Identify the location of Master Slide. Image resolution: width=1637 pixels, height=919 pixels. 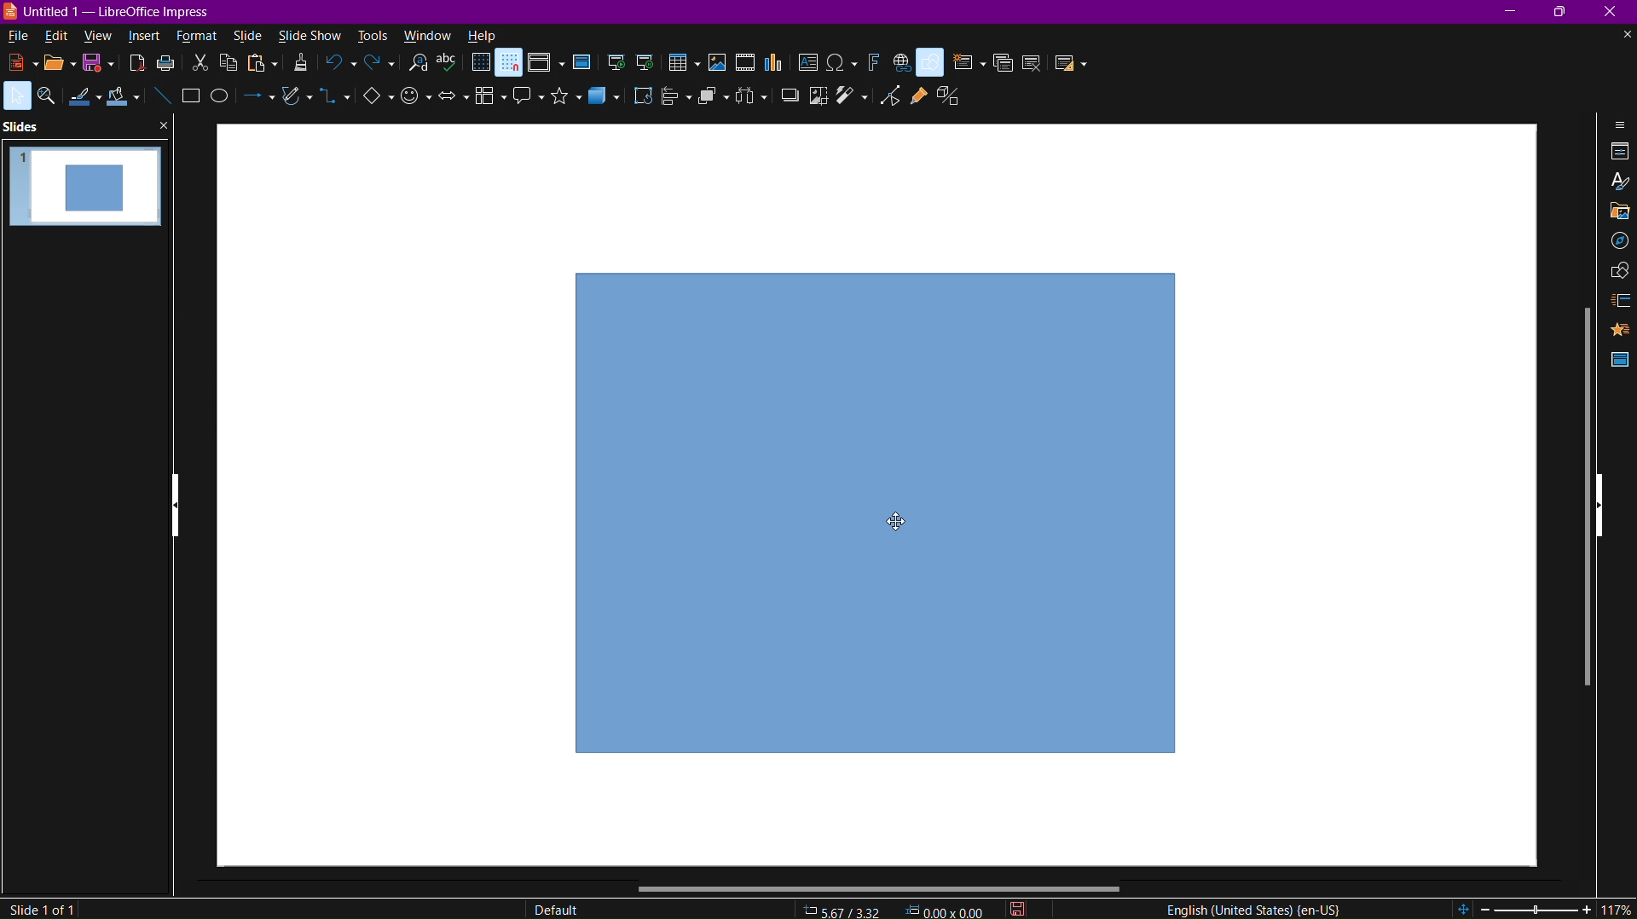
(1618, 360).